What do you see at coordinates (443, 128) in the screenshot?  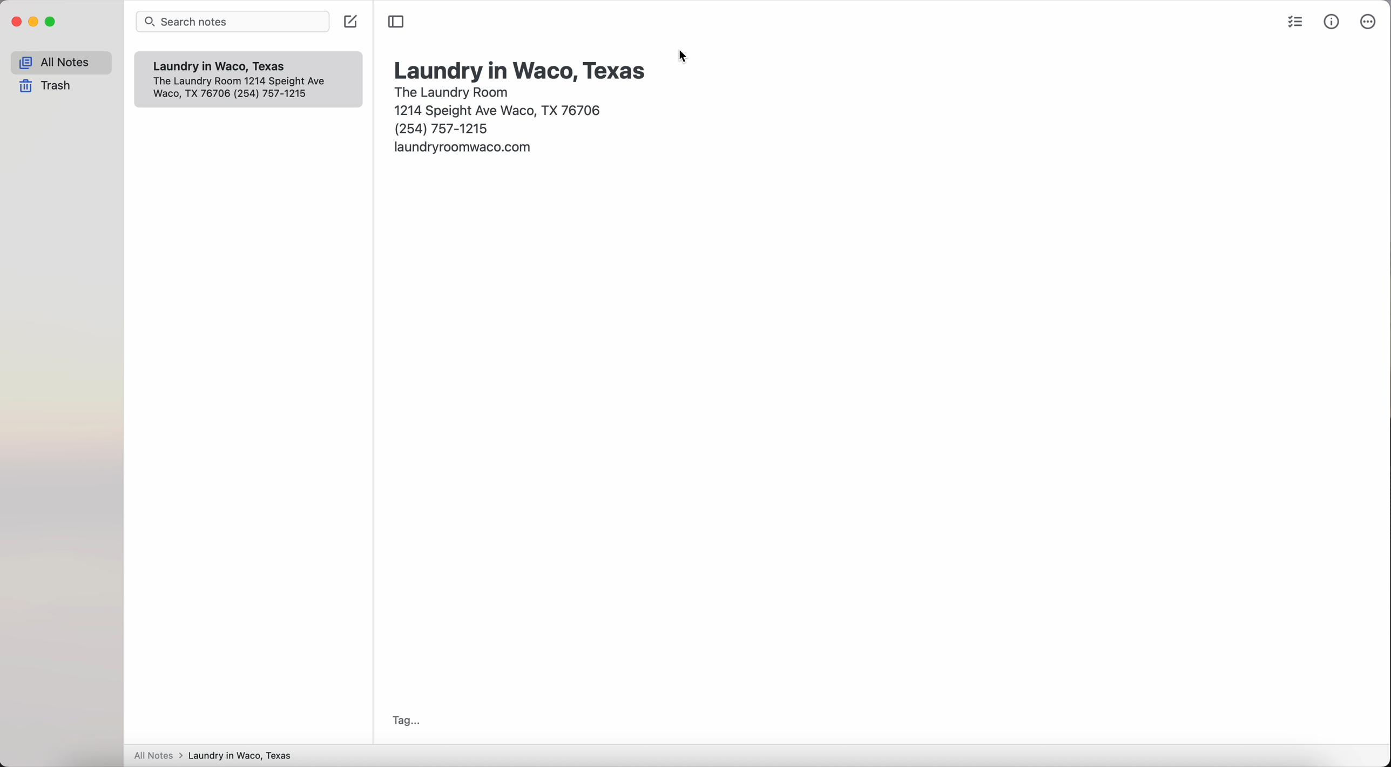 I see `(254) 757-1215` at bounding box center [443, 128].